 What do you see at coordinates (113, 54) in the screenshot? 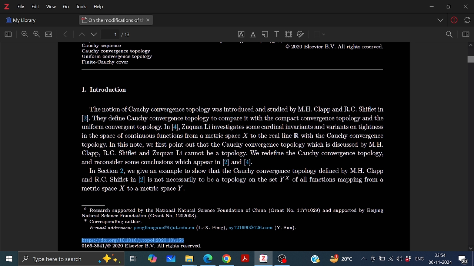
I see `` at bounding box center [113, 54].